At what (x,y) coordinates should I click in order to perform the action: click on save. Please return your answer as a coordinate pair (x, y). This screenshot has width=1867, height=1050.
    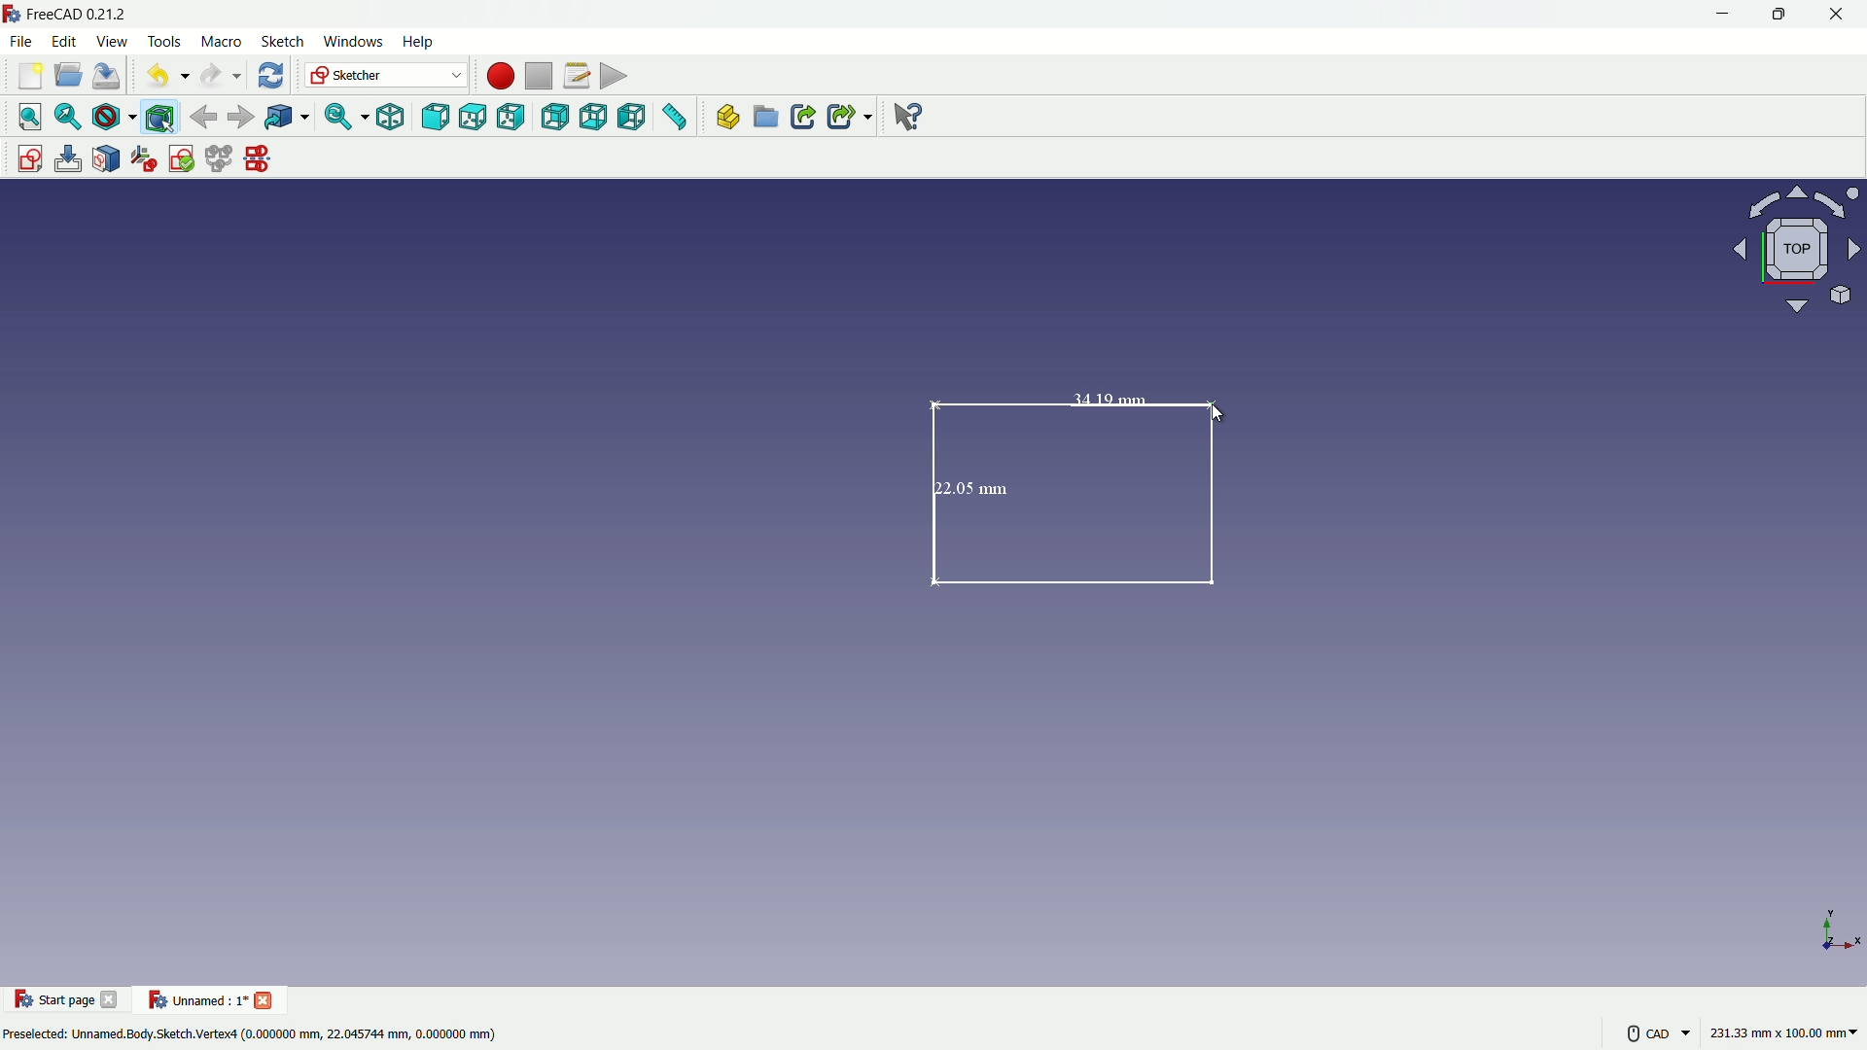
    Looking at the image, I should click on (108, 76).